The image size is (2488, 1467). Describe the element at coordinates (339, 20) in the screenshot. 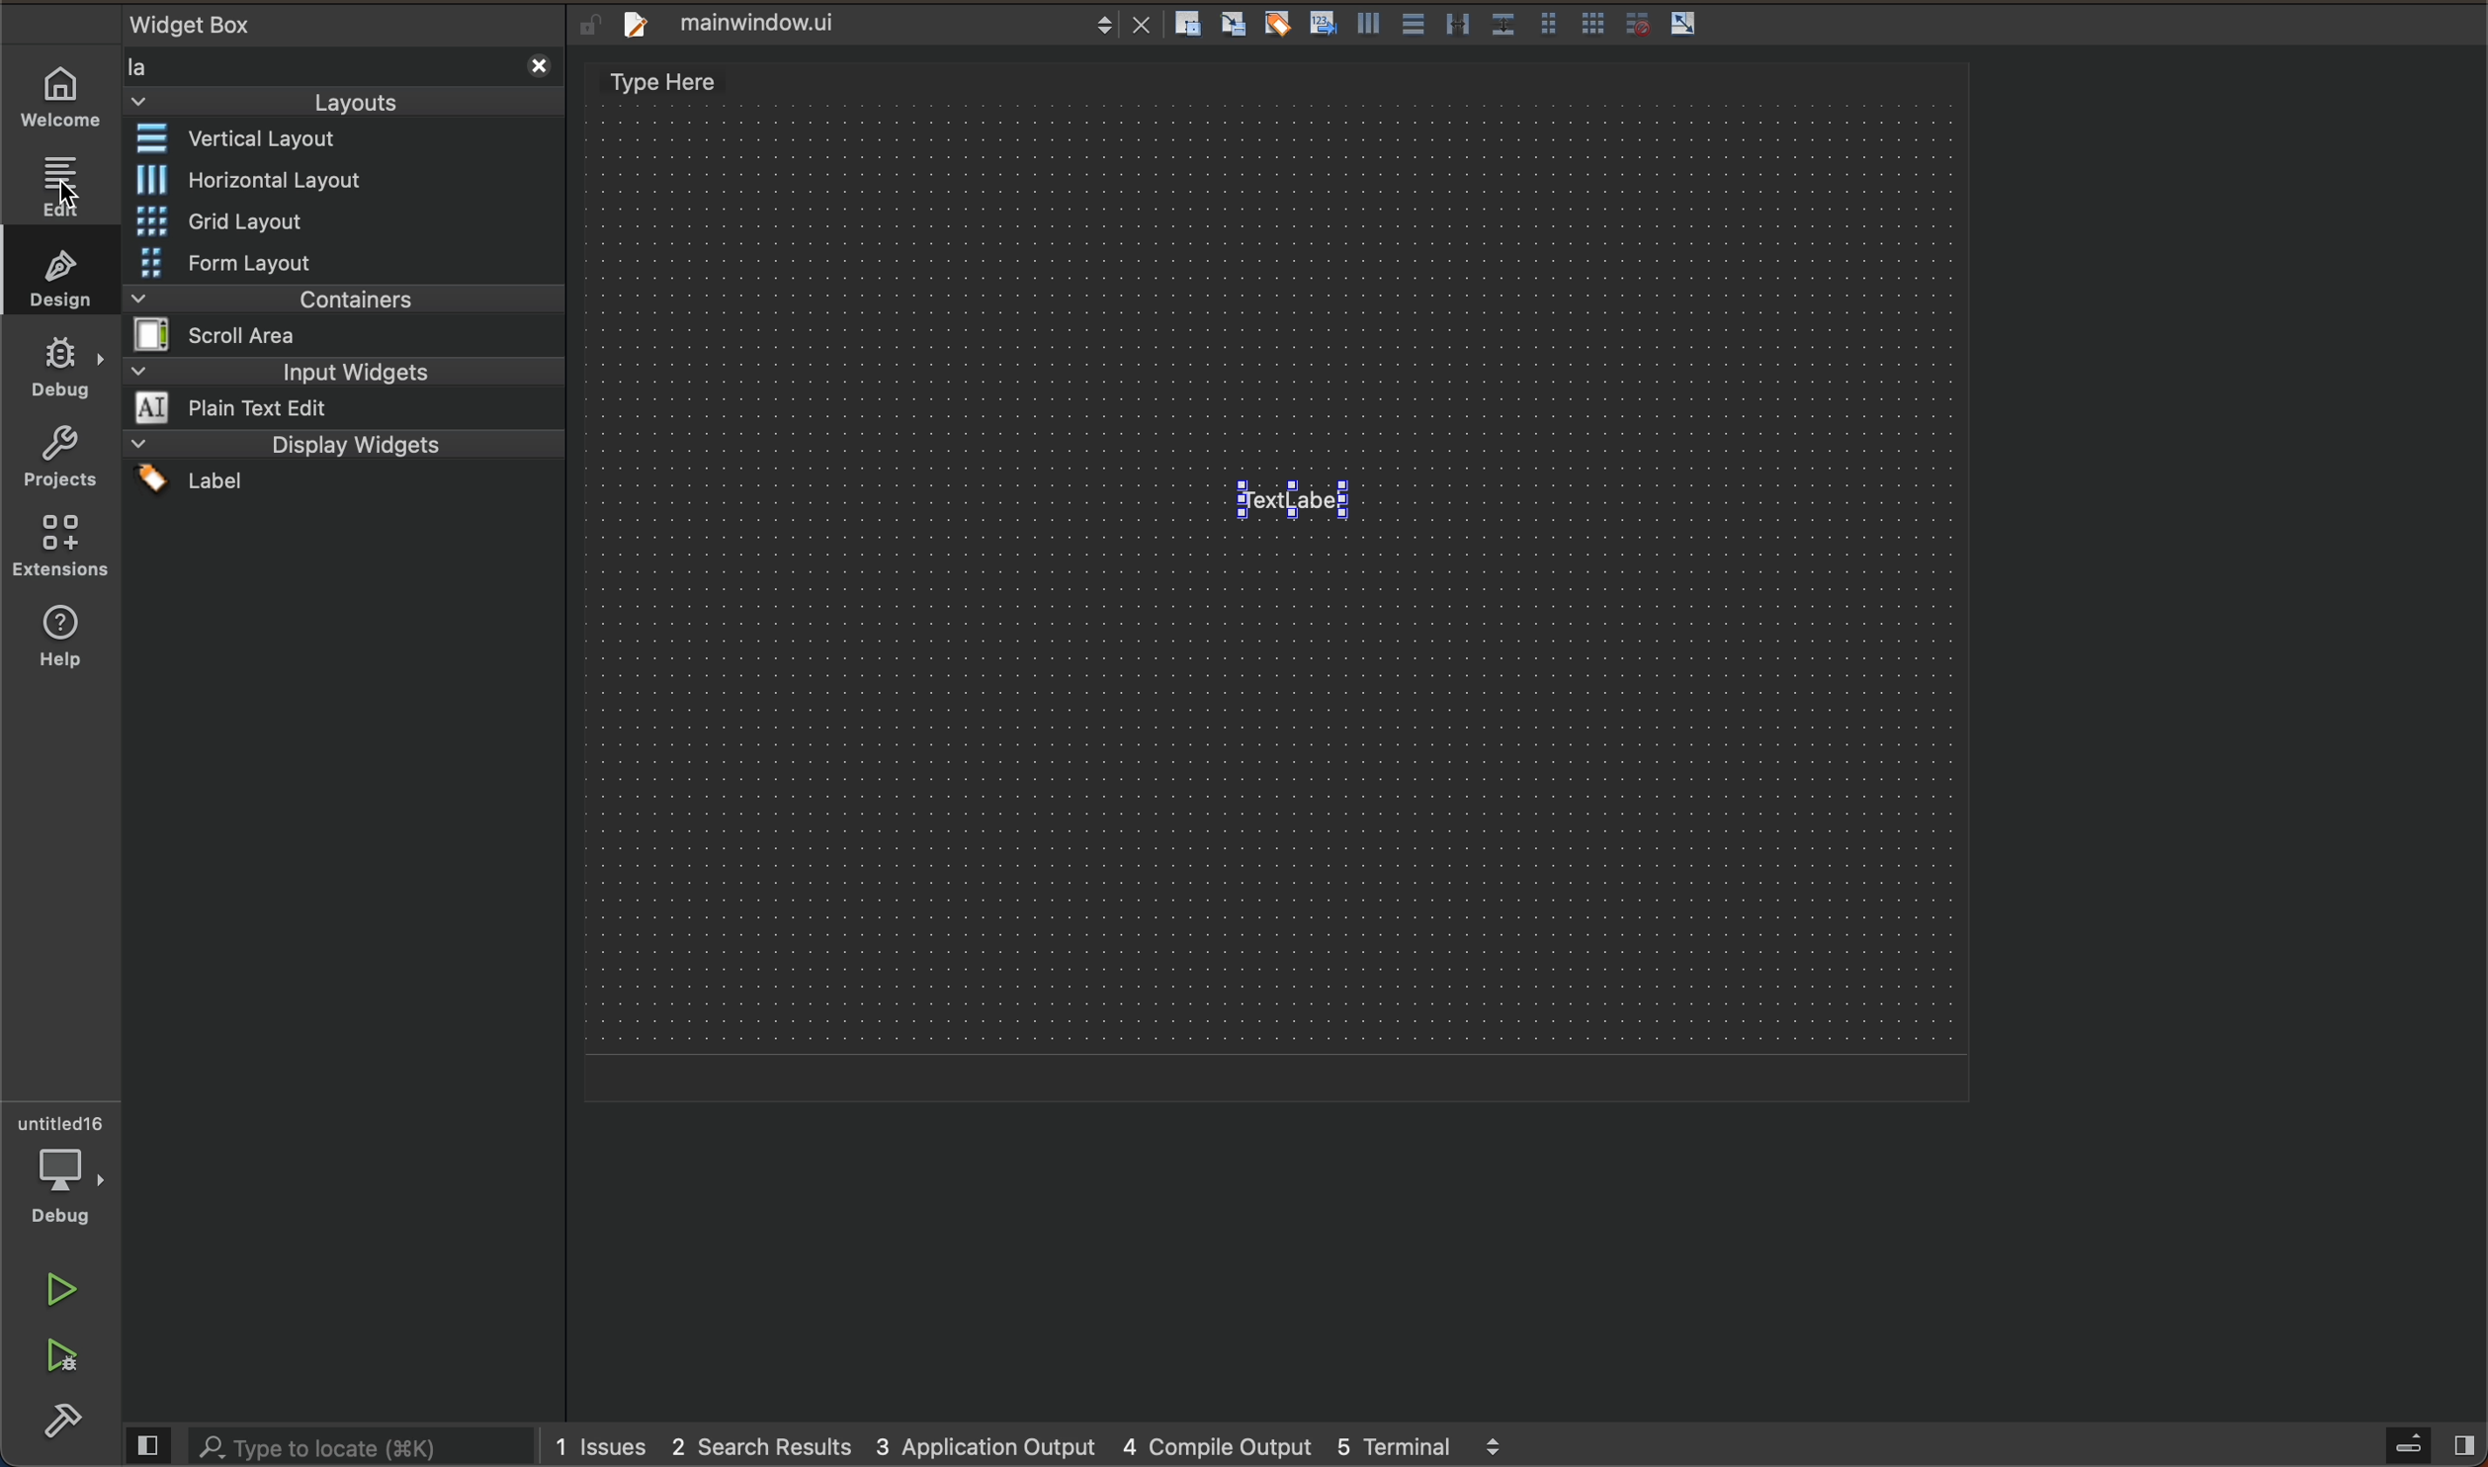

I see `widget box` at that location.